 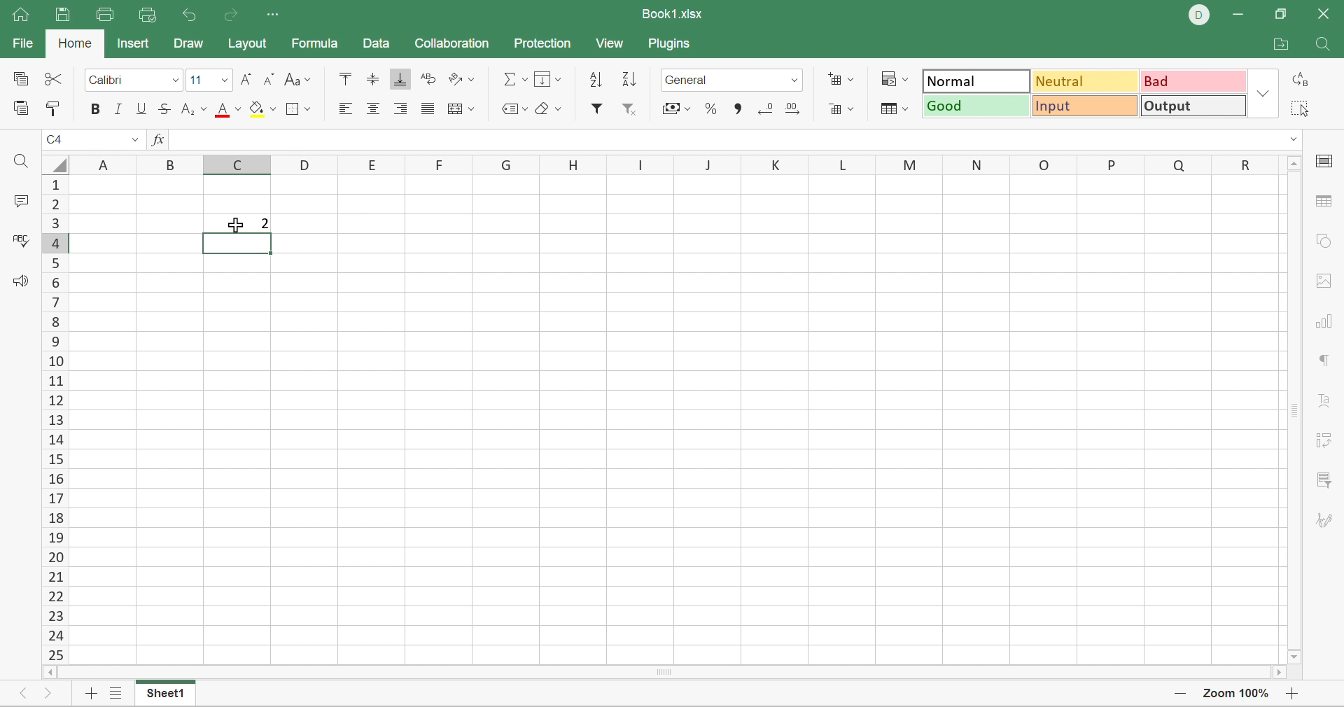 I want to click on Bad, so click(x=1192, y=81).